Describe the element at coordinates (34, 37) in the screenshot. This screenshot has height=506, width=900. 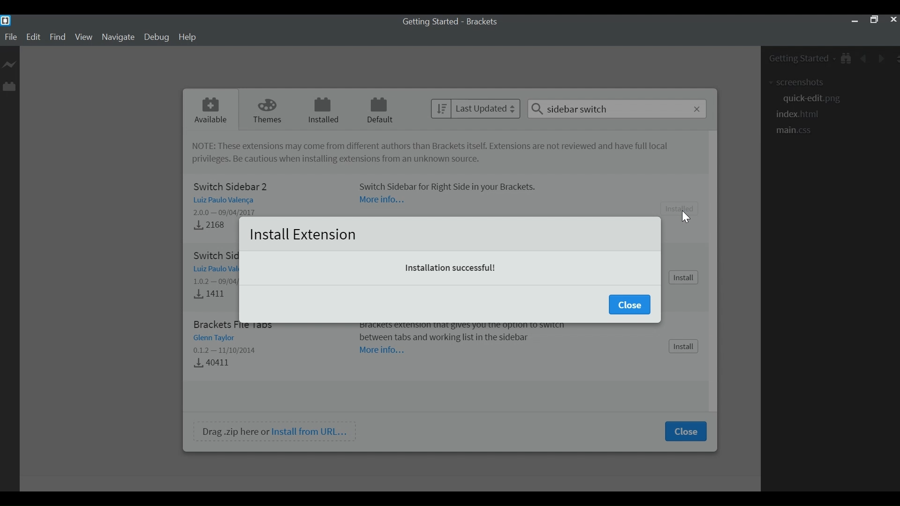
I see `Edit` at that location.